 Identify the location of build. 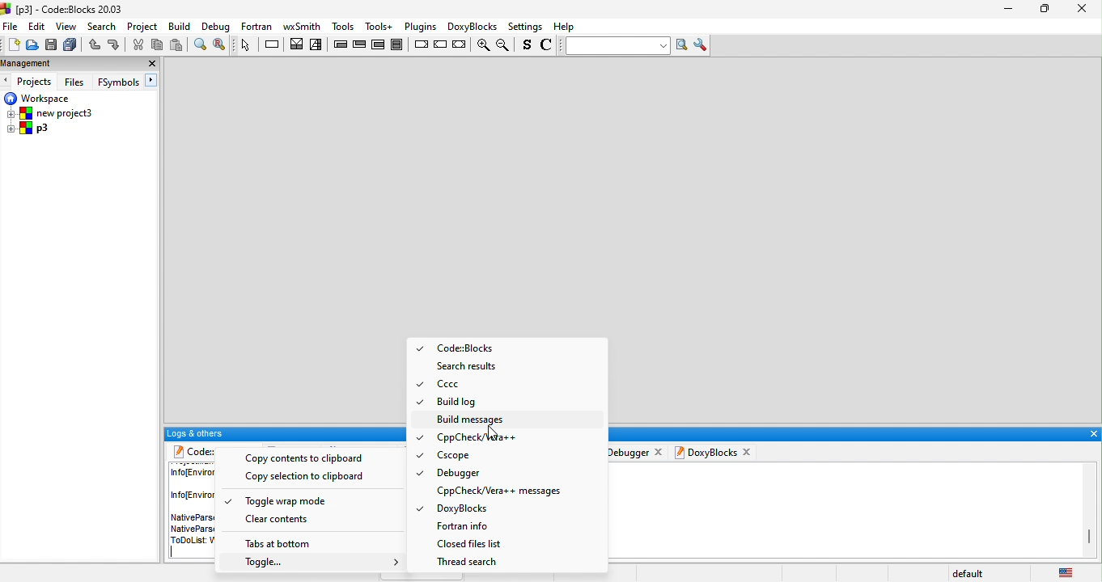
(180, 26).